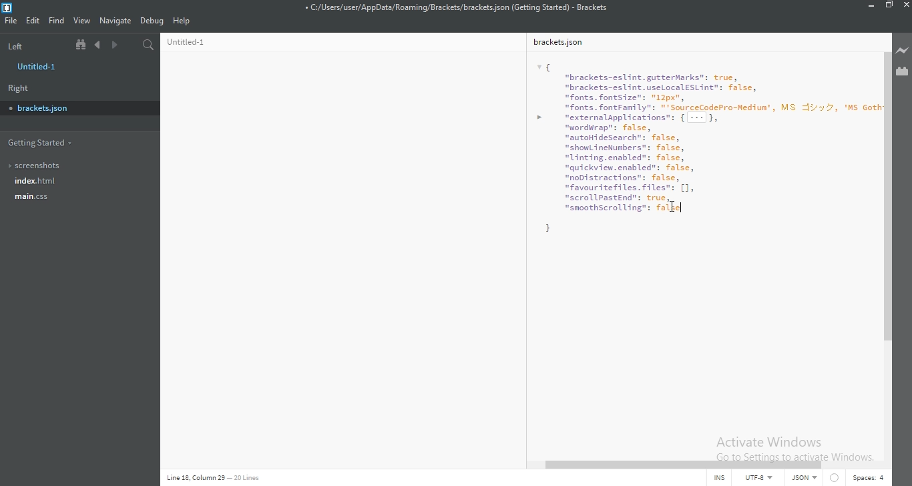  I want to click on Next document, so click(115, 46).